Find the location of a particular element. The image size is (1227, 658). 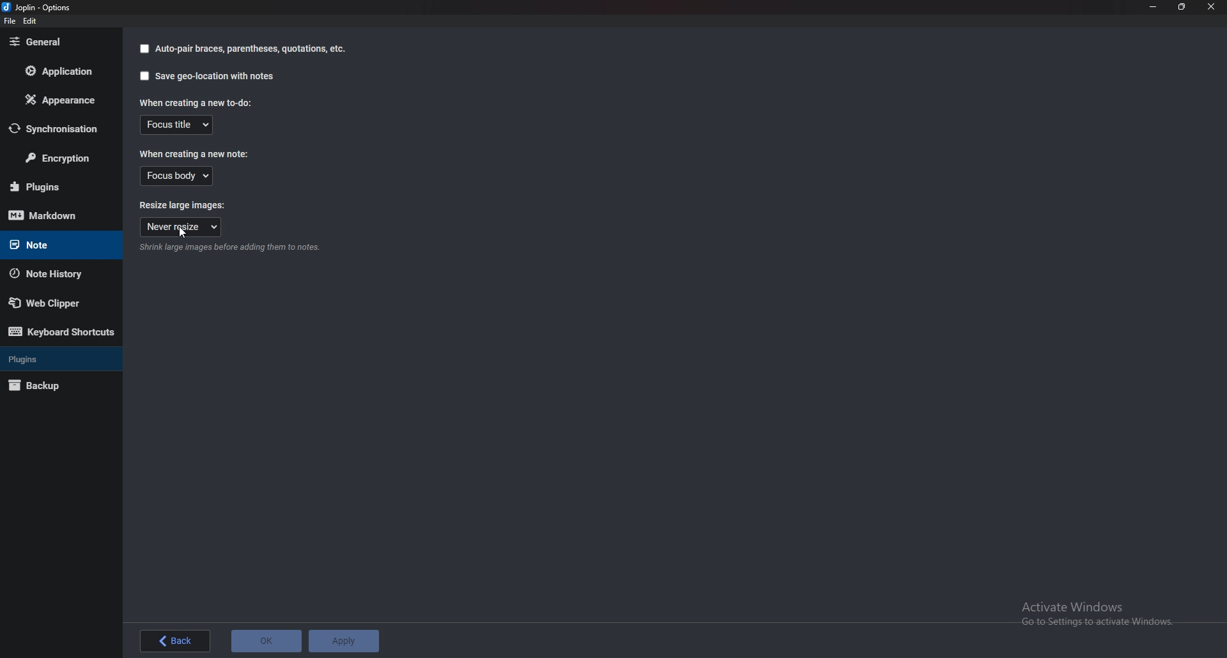

When creating a new note is located at coordinates (195, 153).